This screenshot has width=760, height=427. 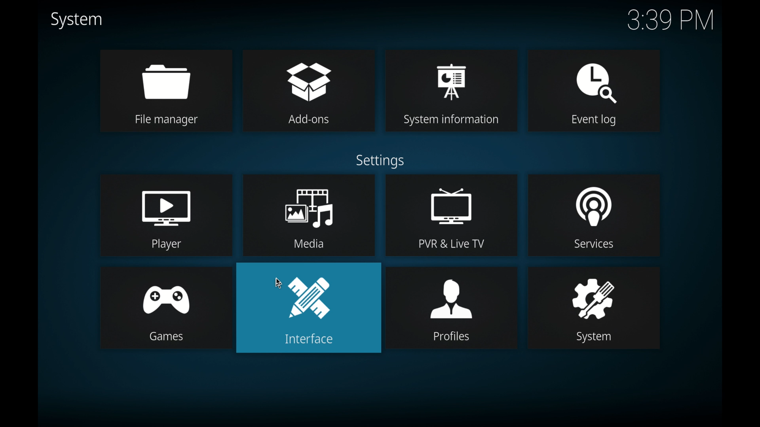 I want to click on add-ons, so click(x=309, y=91).